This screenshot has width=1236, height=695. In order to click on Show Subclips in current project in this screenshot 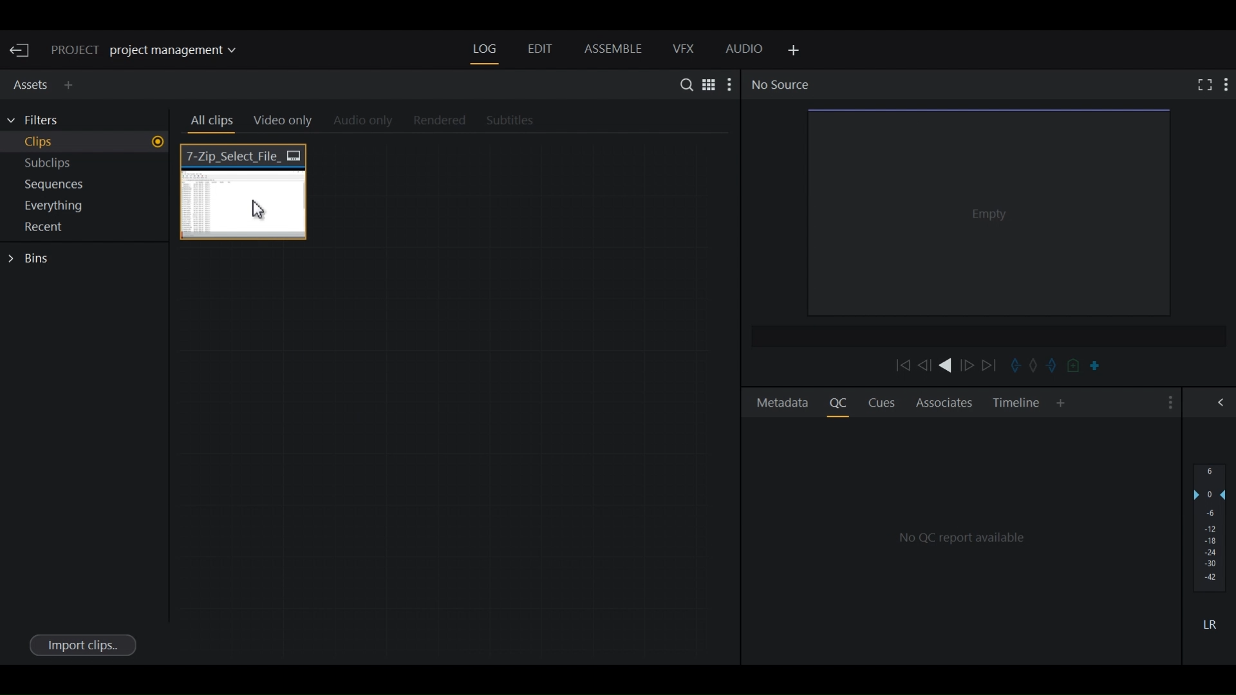, I will do `click(88, 165)`.